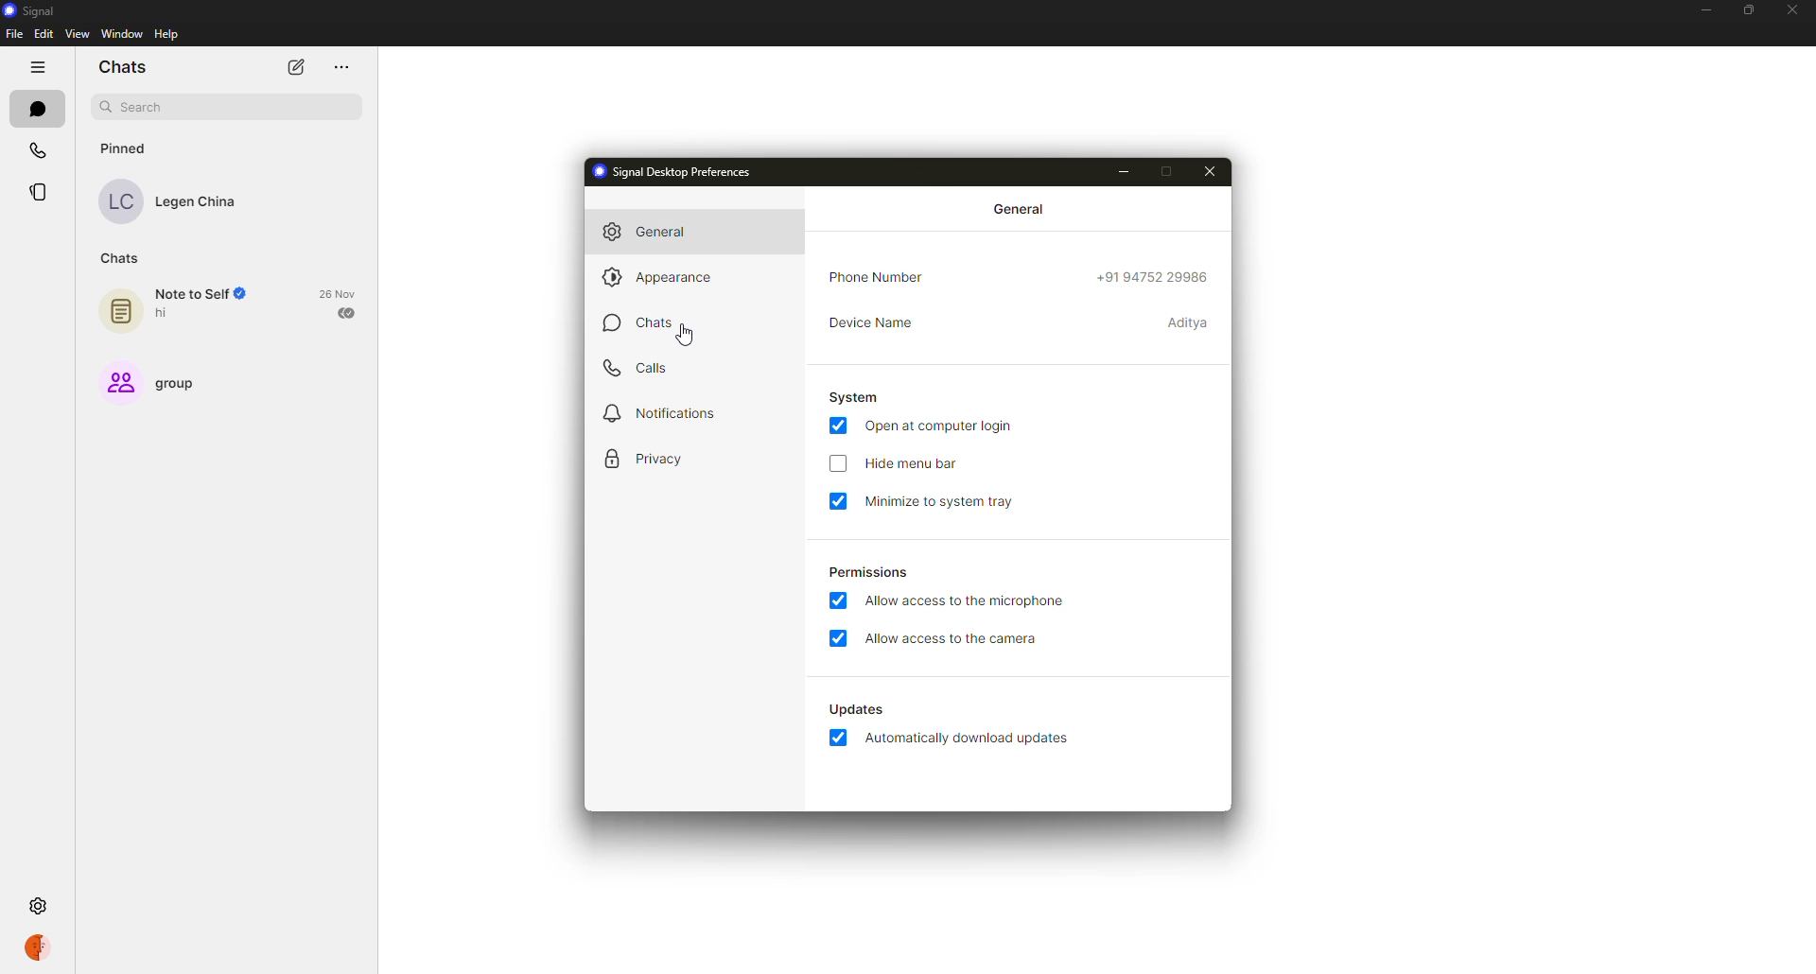  I want to click on enabled, so click(840, 638).